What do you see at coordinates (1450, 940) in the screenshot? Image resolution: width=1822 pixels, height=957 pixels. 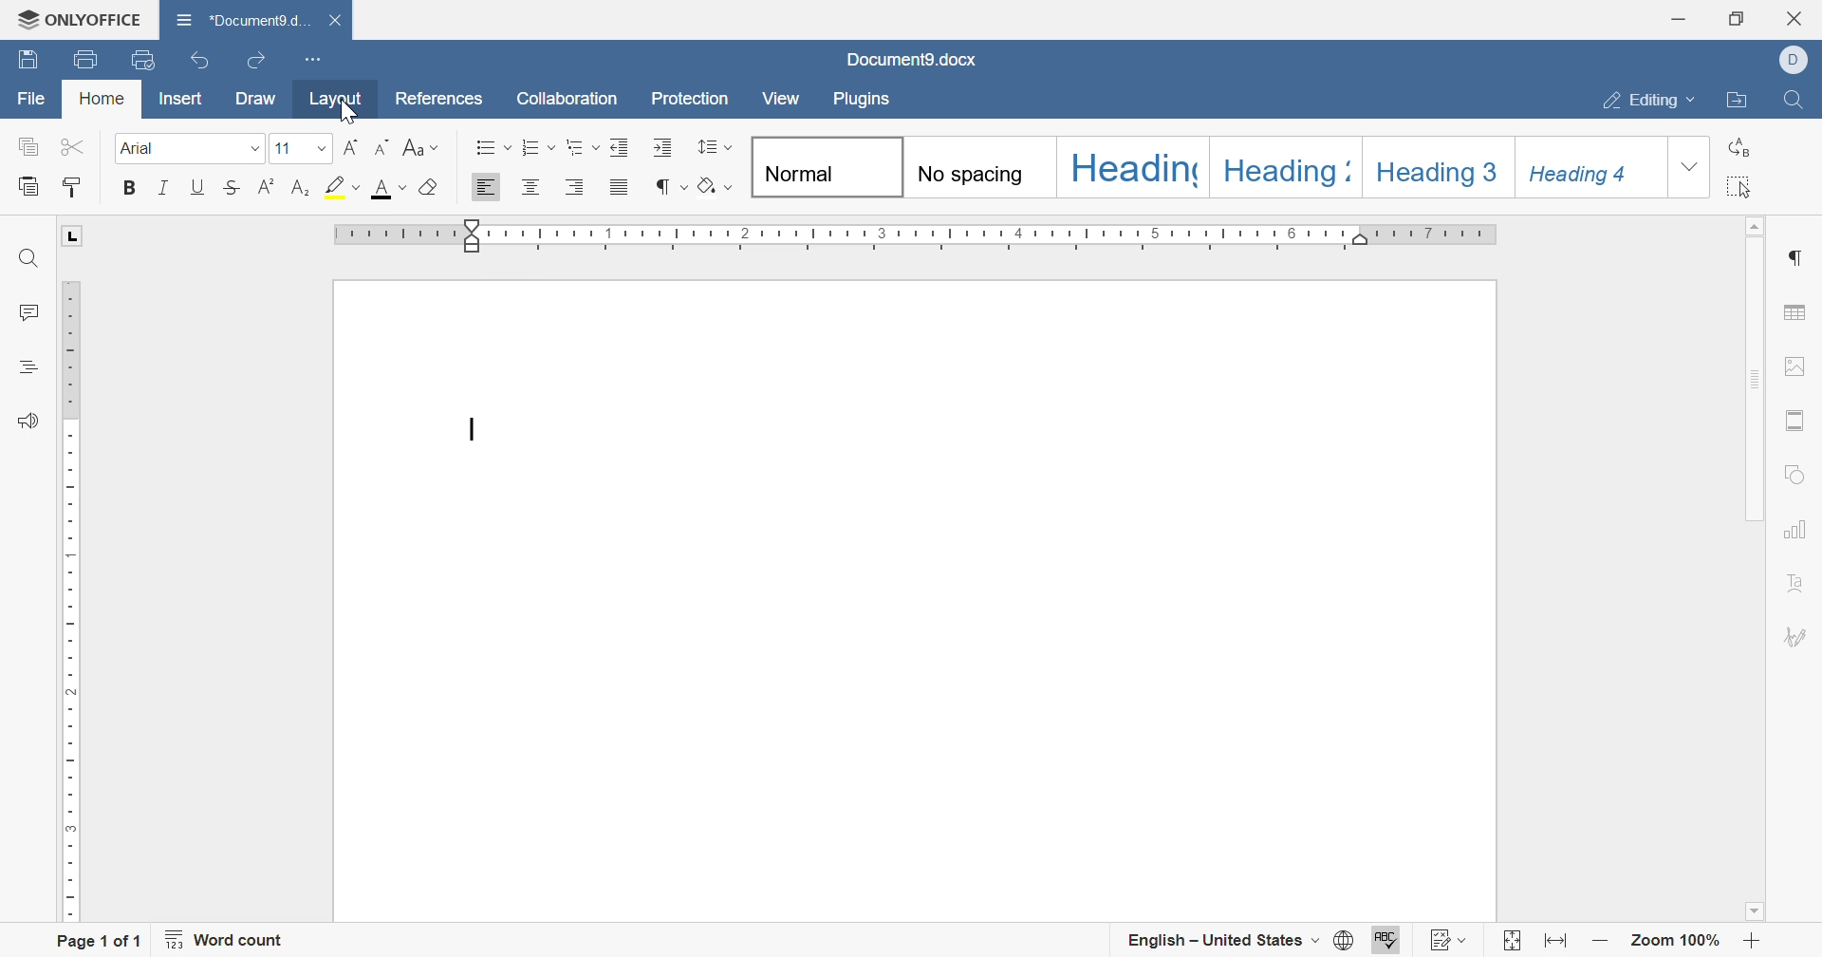 I see `track changes` at bounding box center [1450, 940].